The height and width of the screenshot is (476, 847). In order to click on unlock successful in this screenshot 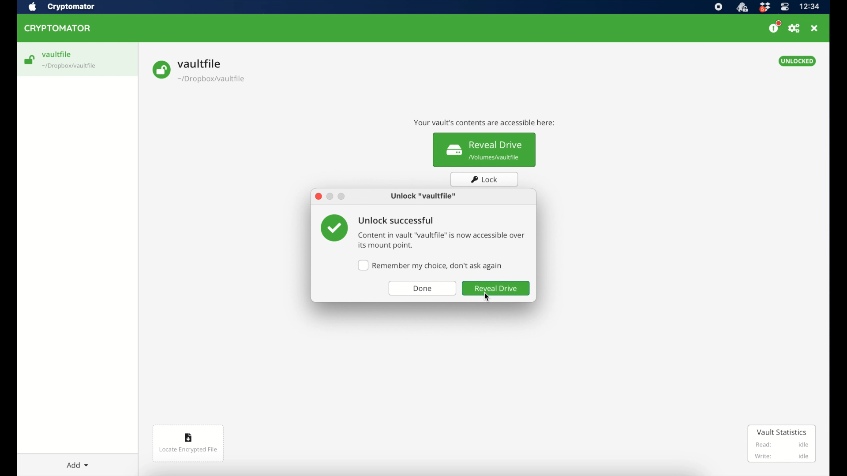, I will do `click(397, 220)`.